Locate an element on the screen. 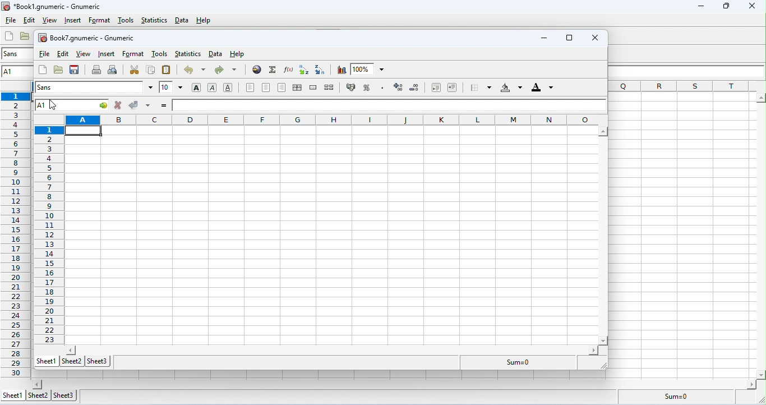 The height and width of the screenshot is (405, 766). font style is located at coordinates (15, 53).